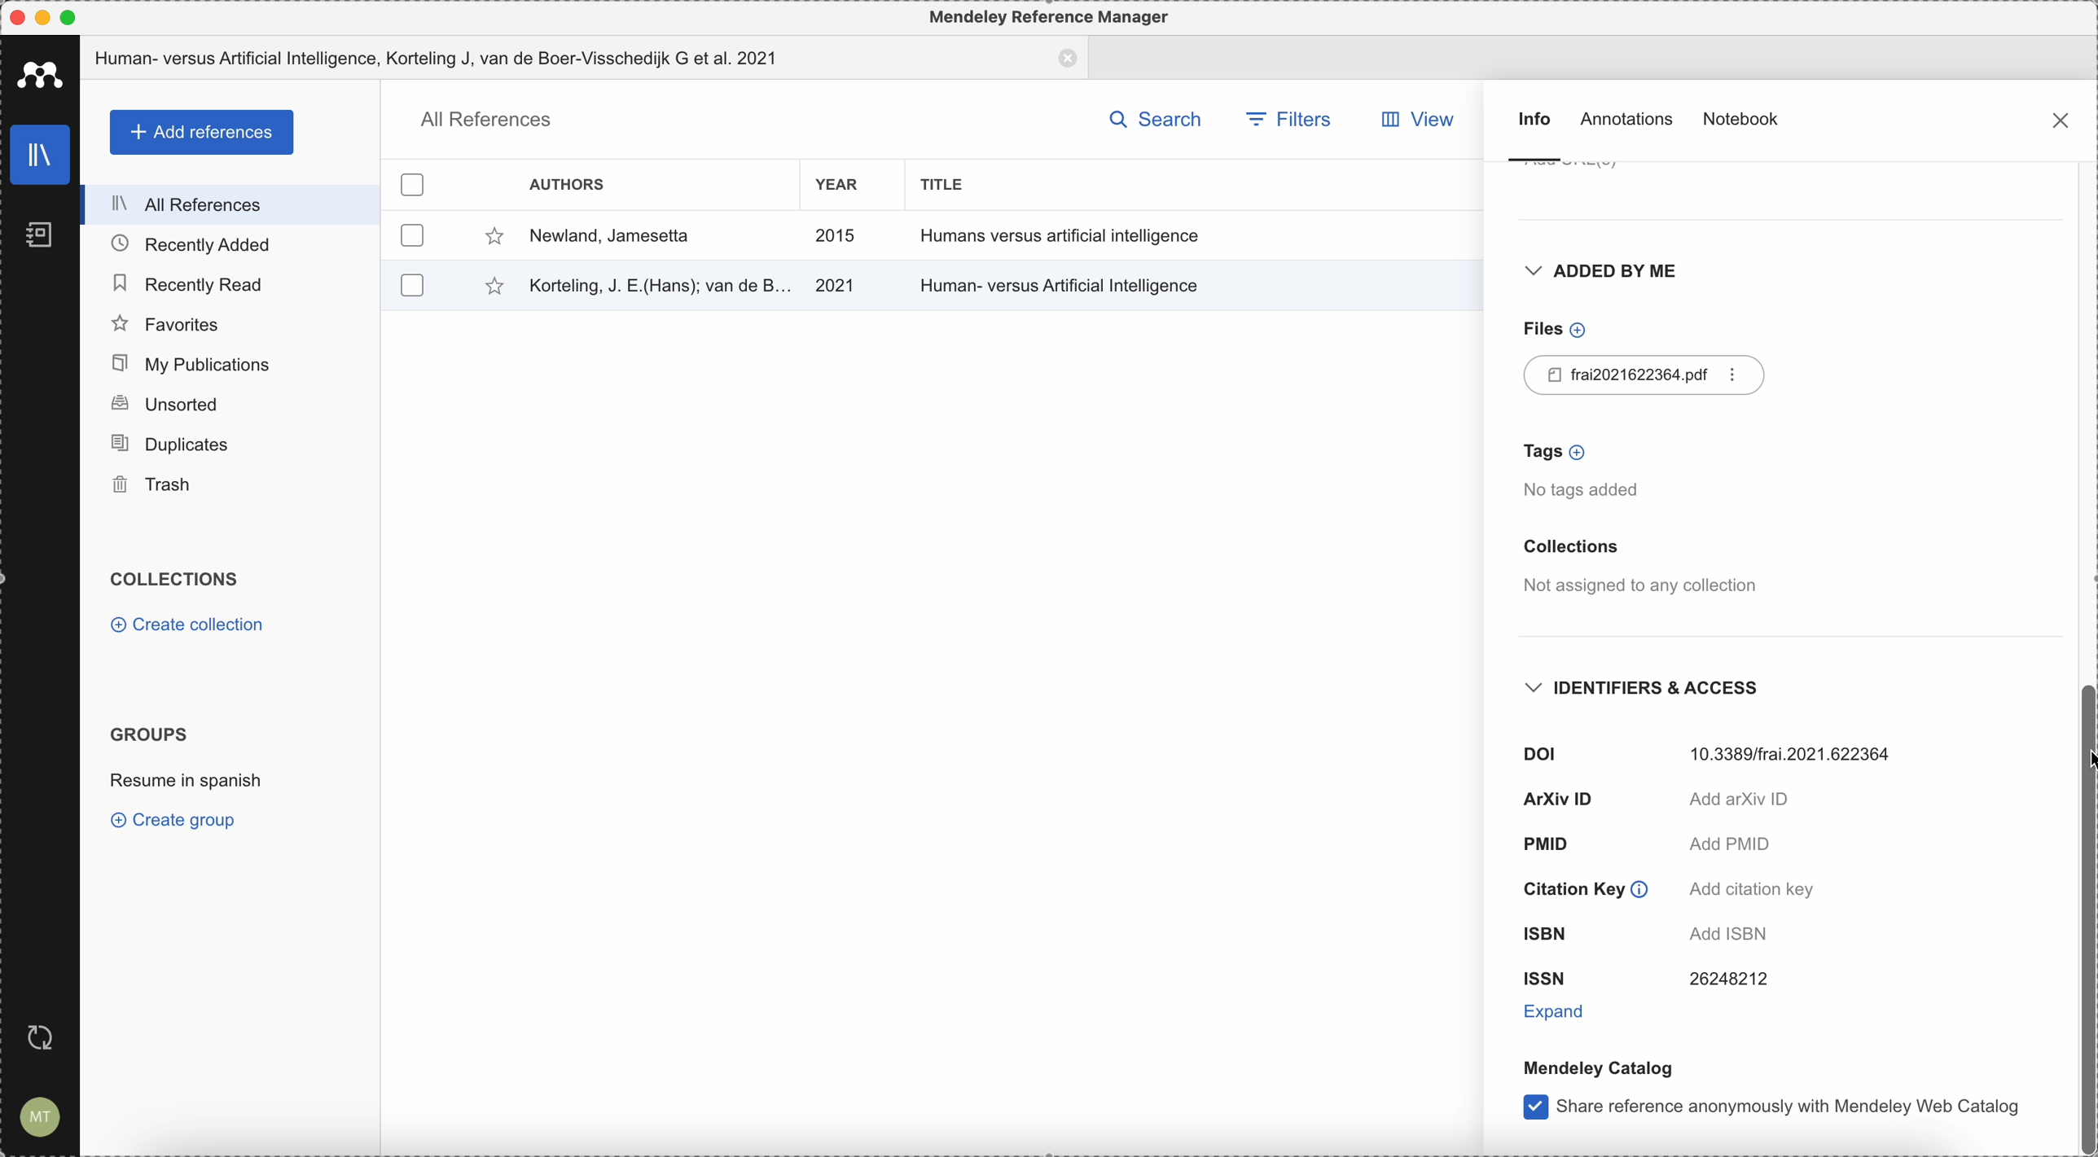 This screenshot has width=2098, height=1157. What do you see at coordinates (230, 486) in the screenshot?
I see `trash` at bounding box center [230, 486].